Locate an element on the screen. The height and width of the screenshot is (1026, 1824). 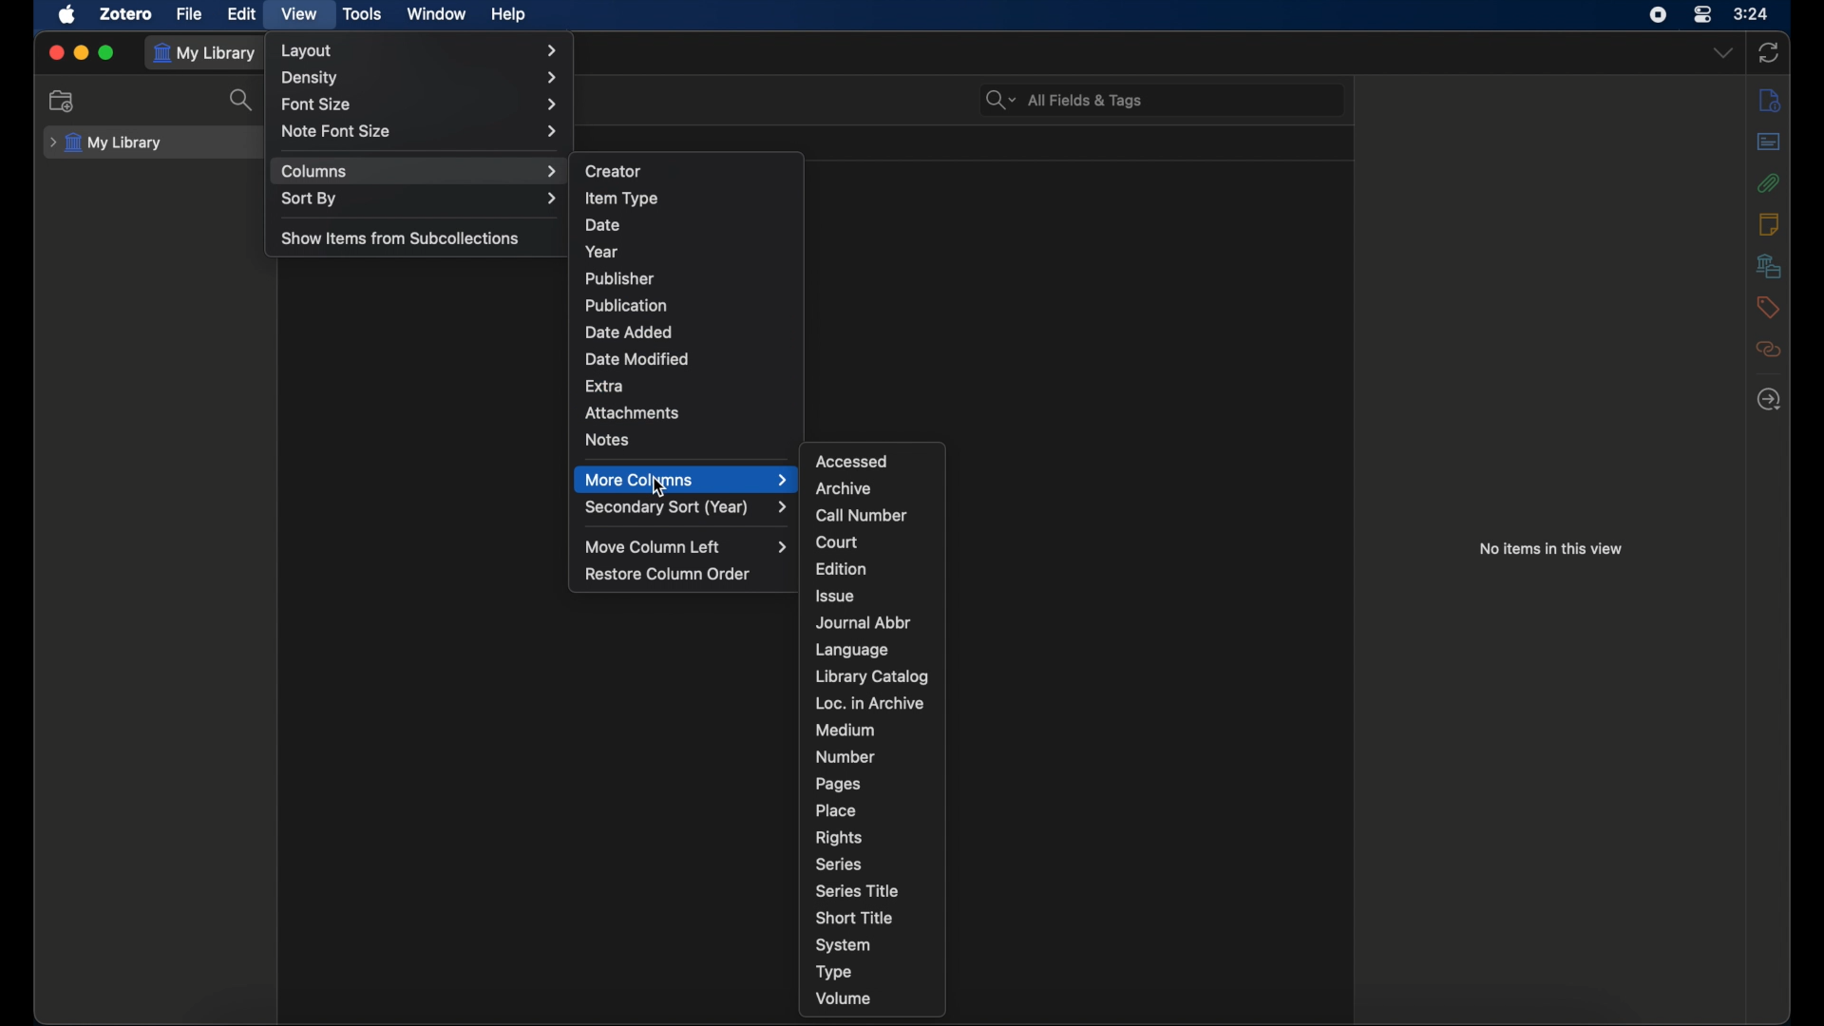
help is located at coordinates (507, 15).